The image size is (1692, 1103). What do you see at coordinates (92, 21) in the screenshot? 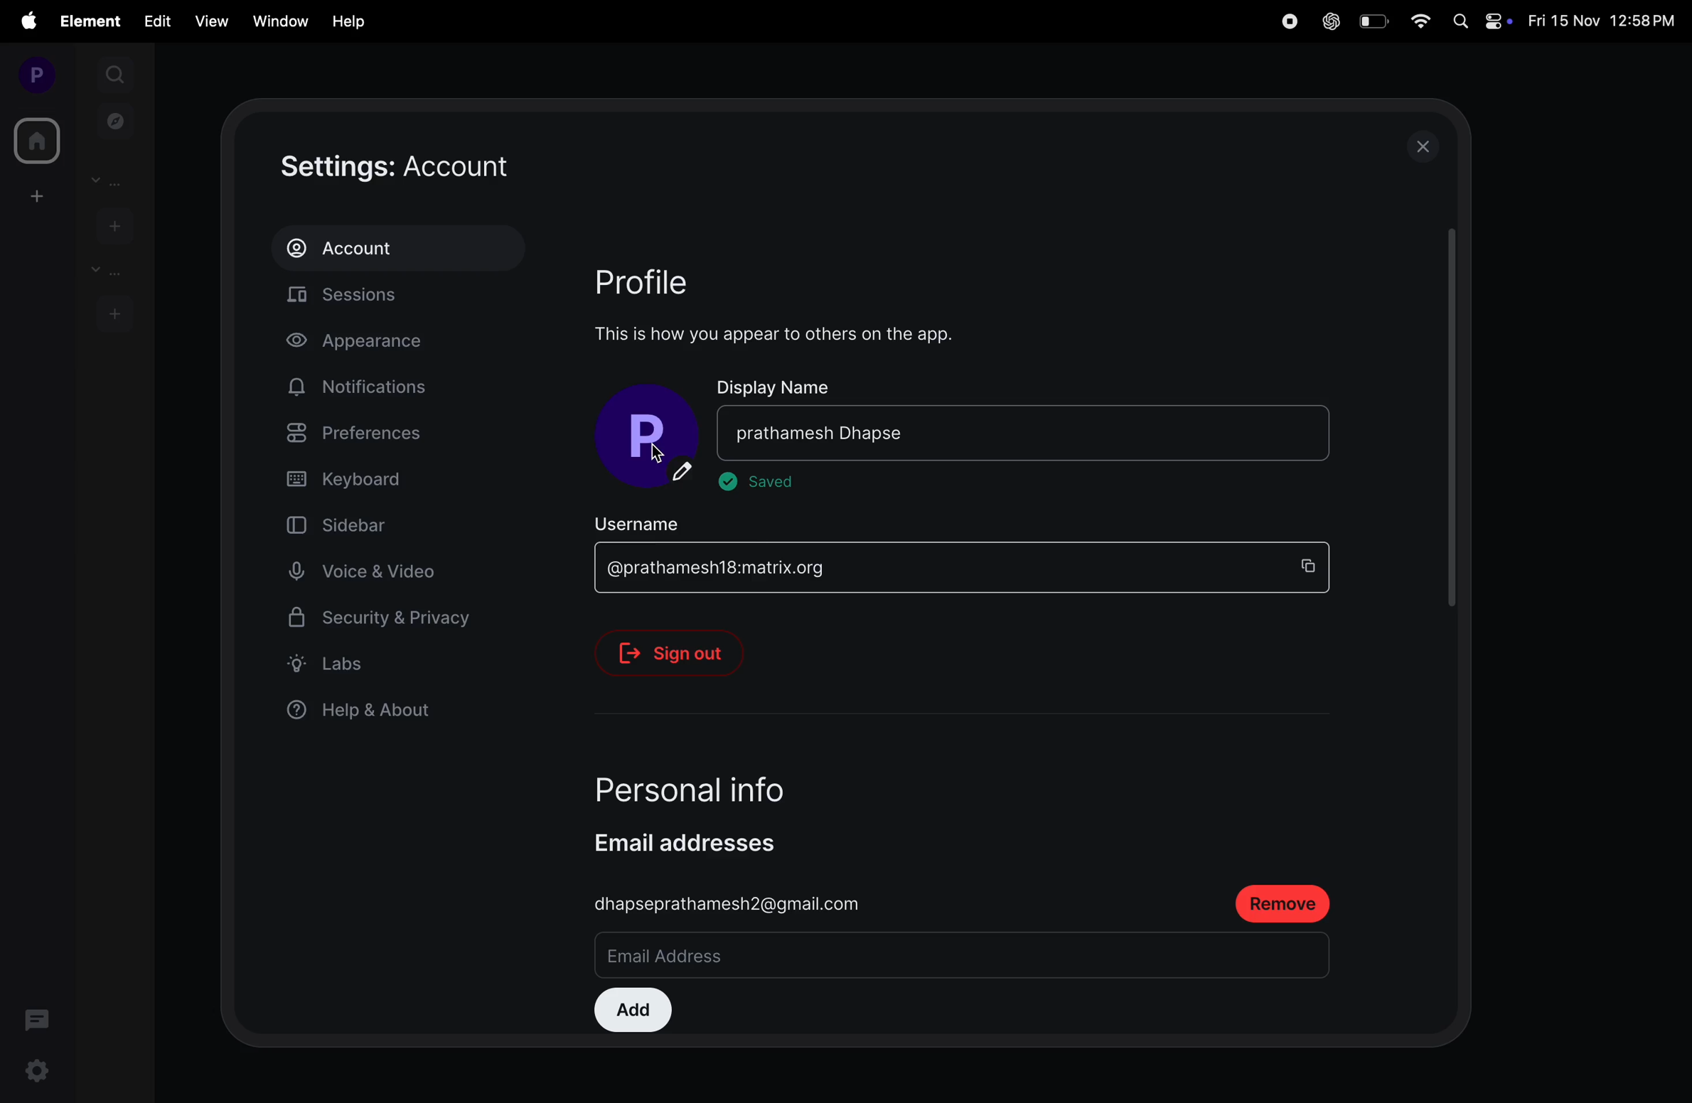
I see `element` at bounding box center [92, 21].